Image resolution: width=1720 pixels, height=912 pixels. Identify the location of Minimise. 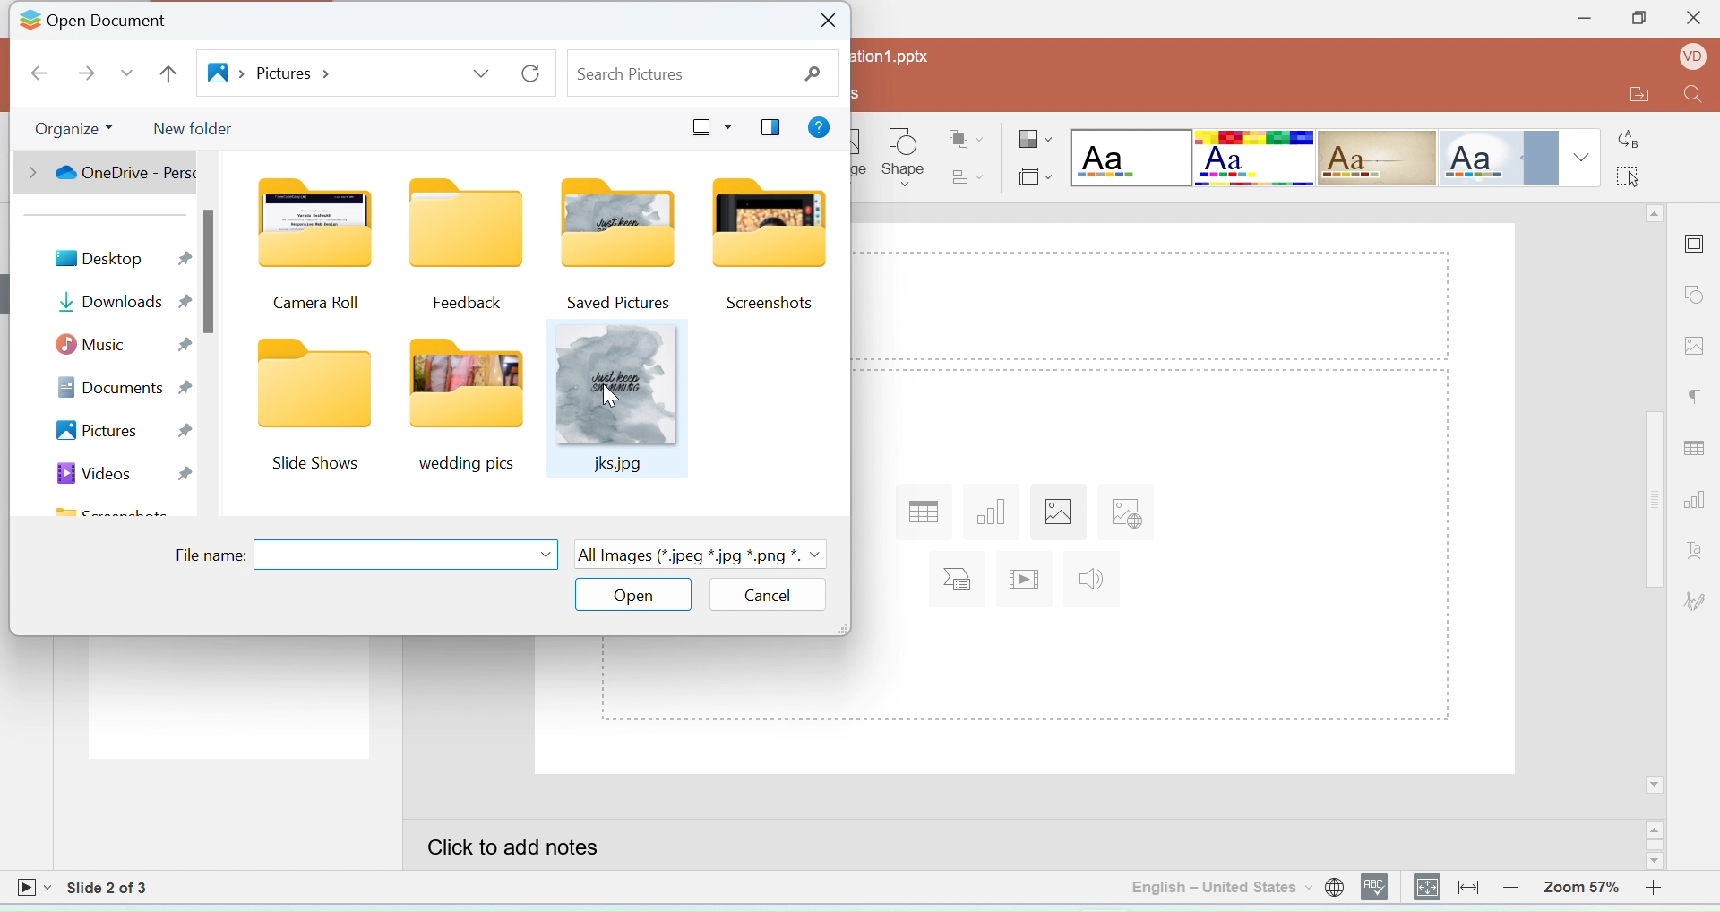
(1578, 20).